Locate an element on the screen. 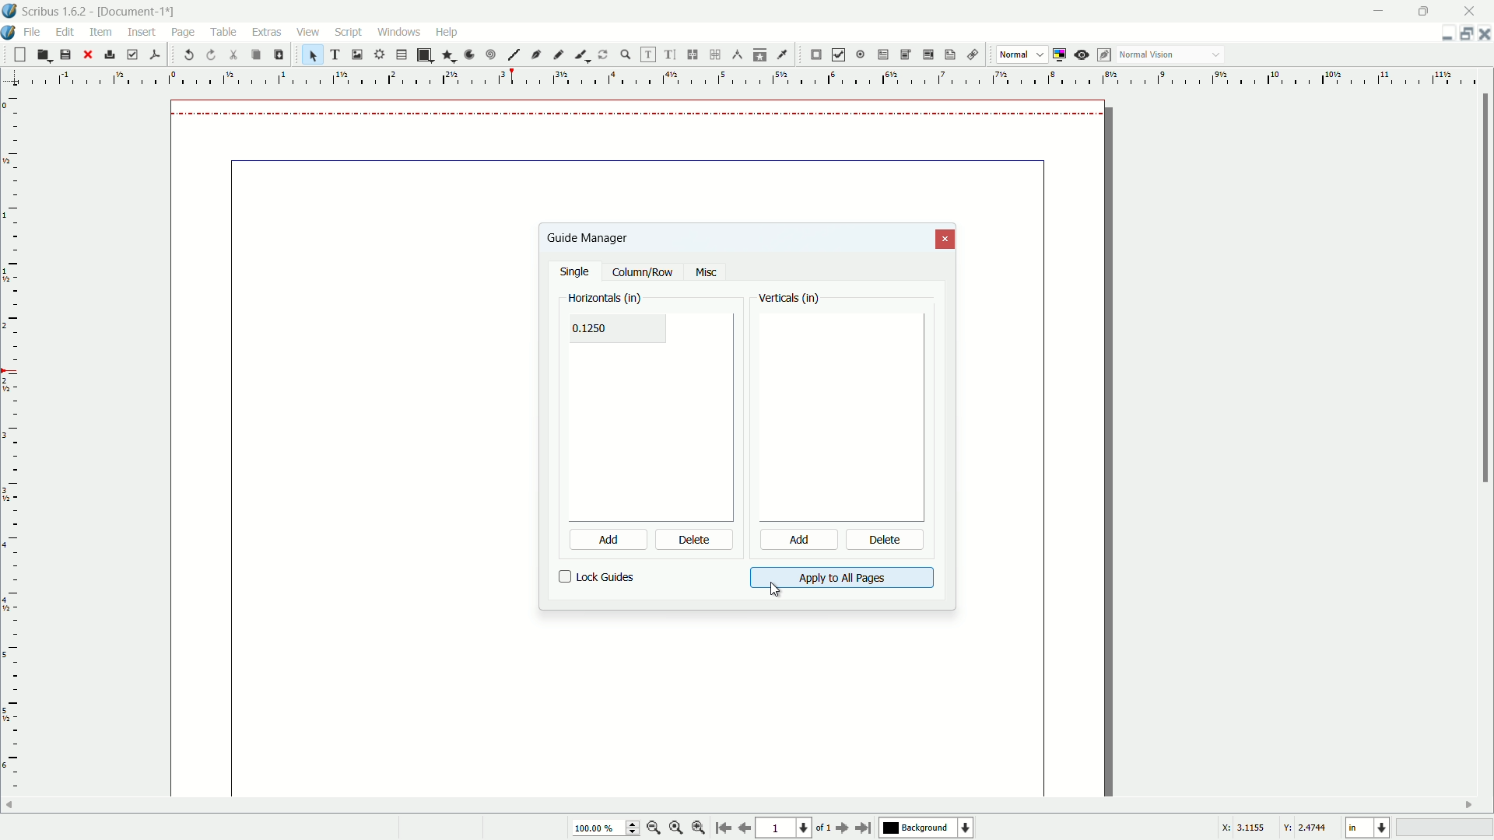  spiral is located at coordinates (492, 55).